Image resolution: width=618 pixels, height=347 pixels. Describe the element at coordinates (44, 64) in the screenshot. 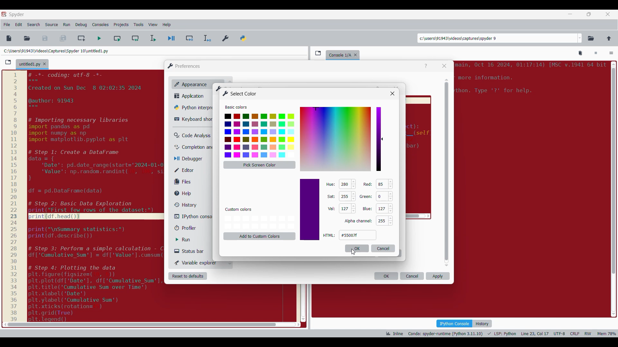

I see `Close tab` at that location.